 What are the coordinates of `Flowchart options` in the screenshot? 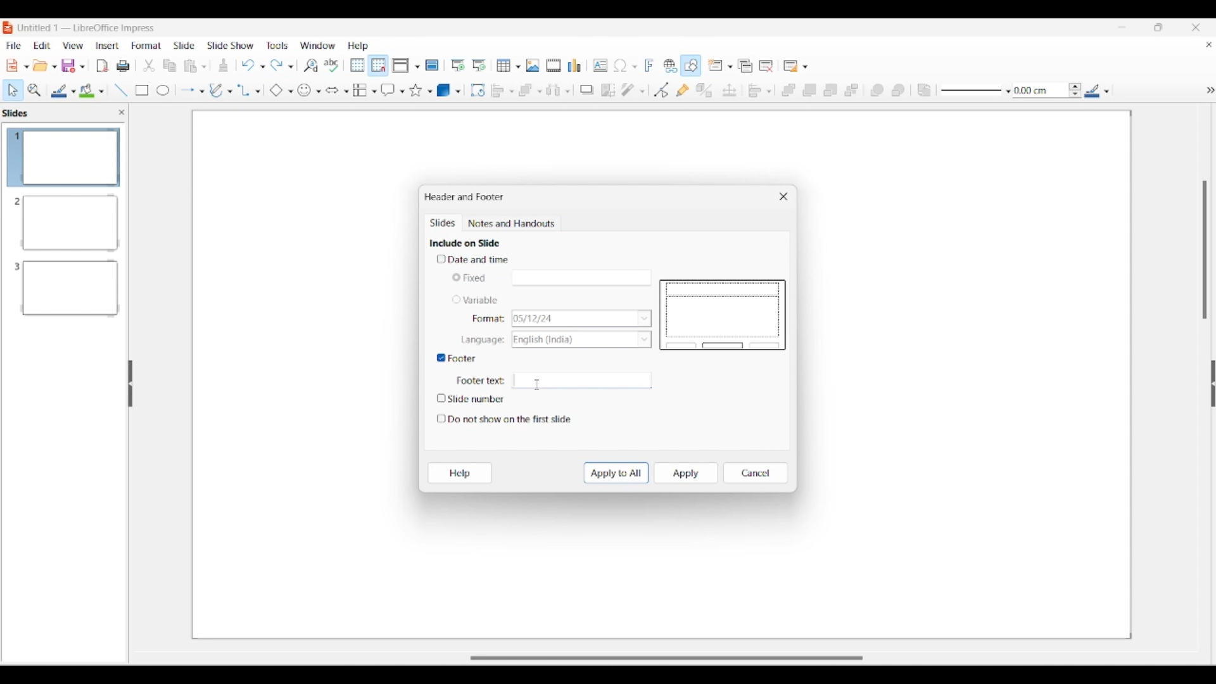 It's located at (364, 90).